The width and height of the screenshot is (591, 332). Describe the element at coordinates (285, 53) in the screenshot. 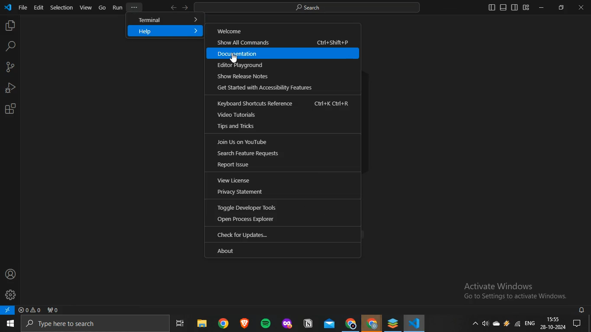

I see `Docuipentation` at that location.